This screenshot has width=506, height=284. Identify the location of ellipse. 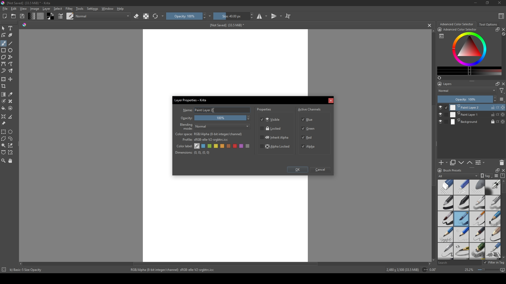
(11, 50).